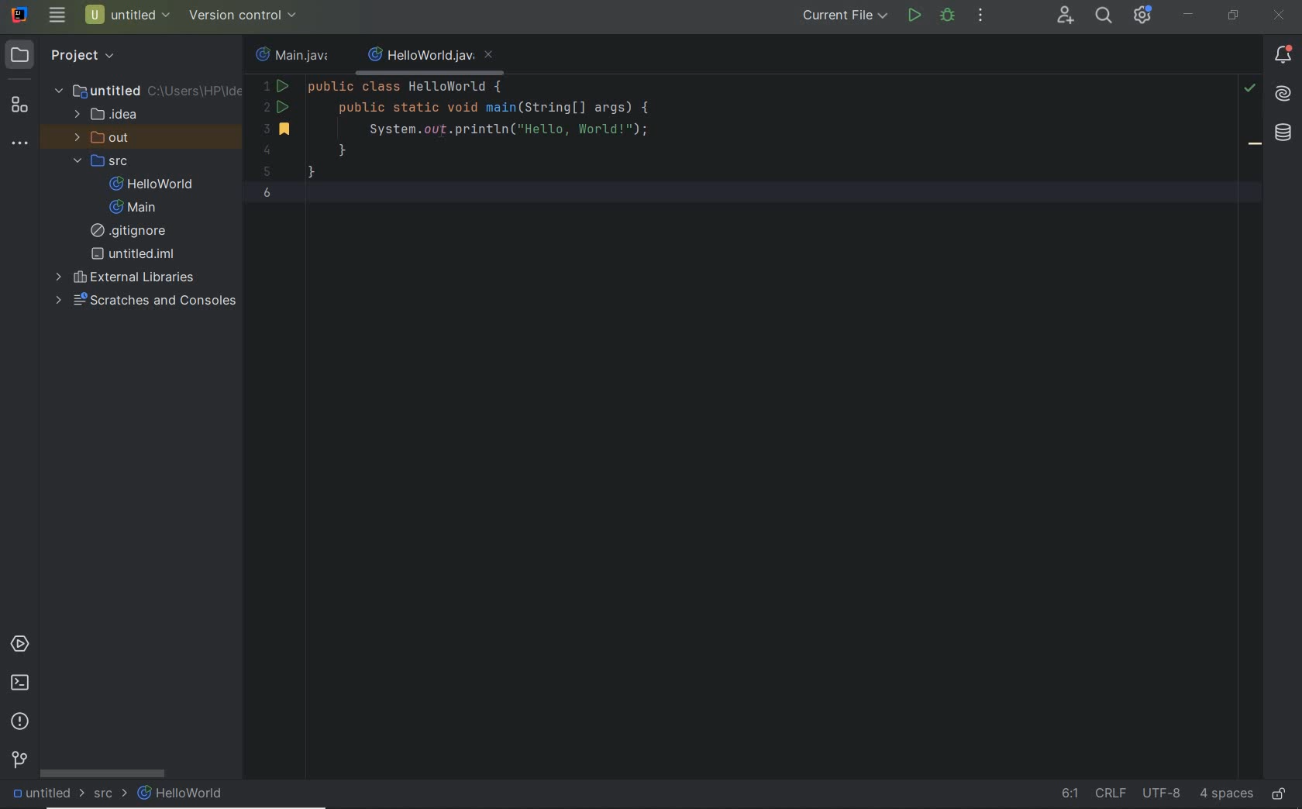  I want to click on go to line 6:1, so click(1066, 794).